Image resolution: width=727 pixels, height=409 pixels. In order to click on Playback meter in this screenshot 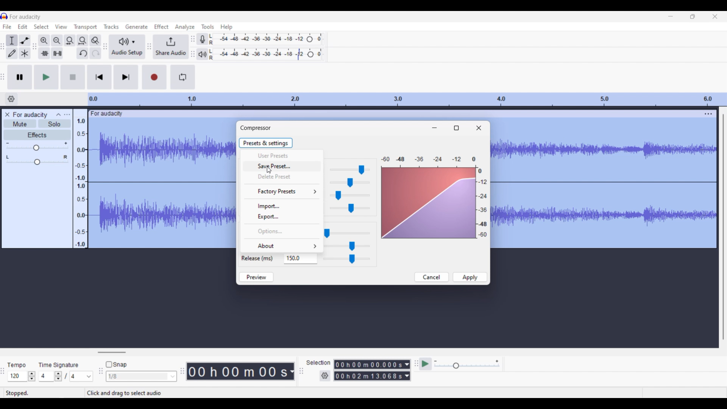, I will do `click(202, 55)`.